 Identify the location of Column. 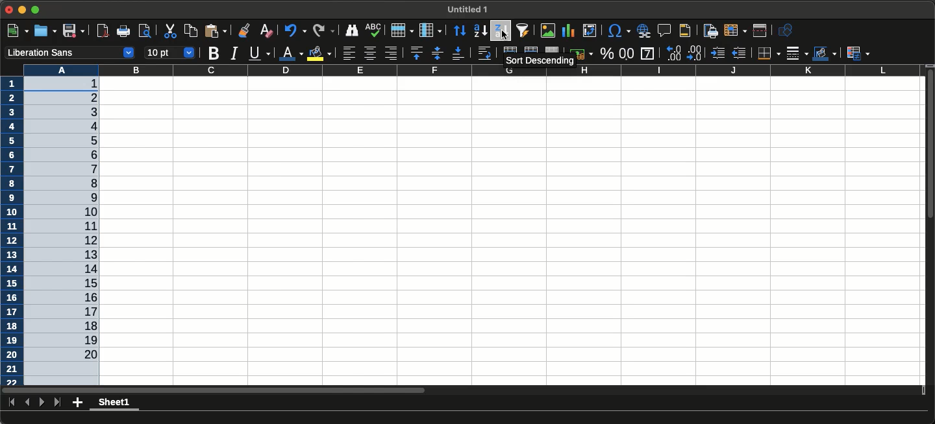
(462, 70).